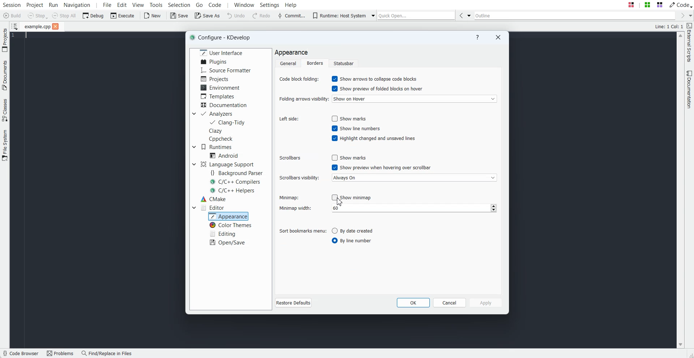 The width and height of the screenshot is (694, 358). What do you see at coordinates (487, 303) in the screenshot?
I see `Apply` at bounding box center [487, 303].